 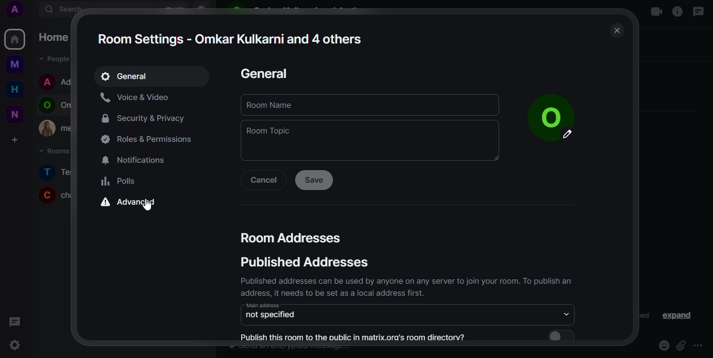 What do you see at coordinates (56, 128) in the screenshot?
I see `contact` at bounding box center [56, 128].